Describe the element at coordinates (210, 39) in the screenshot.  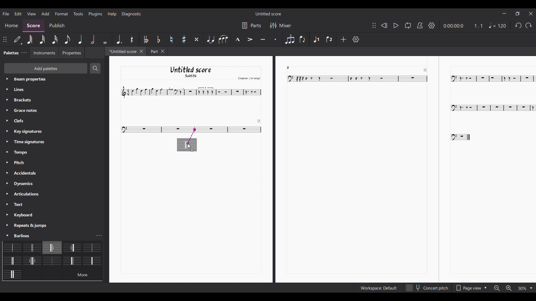
I see `Tie` at that location.